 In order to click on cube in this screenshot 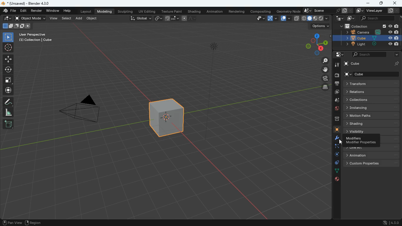, I will do `click(169, 117)`.